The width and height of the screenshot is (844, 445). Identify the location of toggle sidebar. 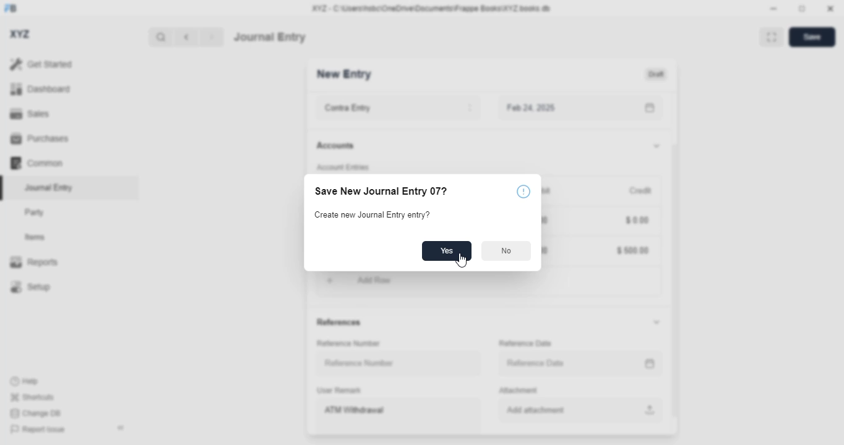
(122, 428).